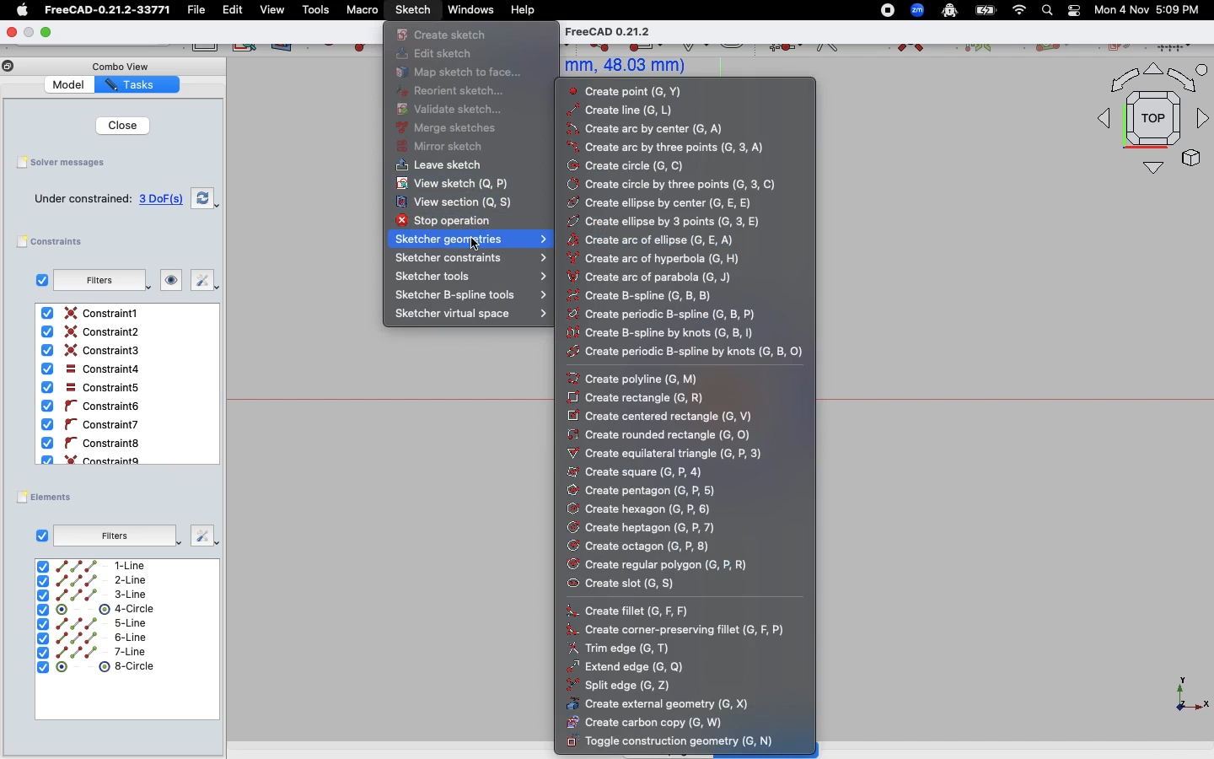  I want to click on Reorient sketch, so click(453, 91).